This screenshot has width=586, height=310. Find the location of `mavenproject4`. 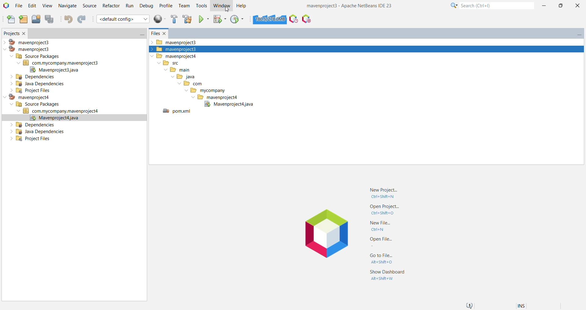

mavenproject4 is located at coordinates (173, 56).